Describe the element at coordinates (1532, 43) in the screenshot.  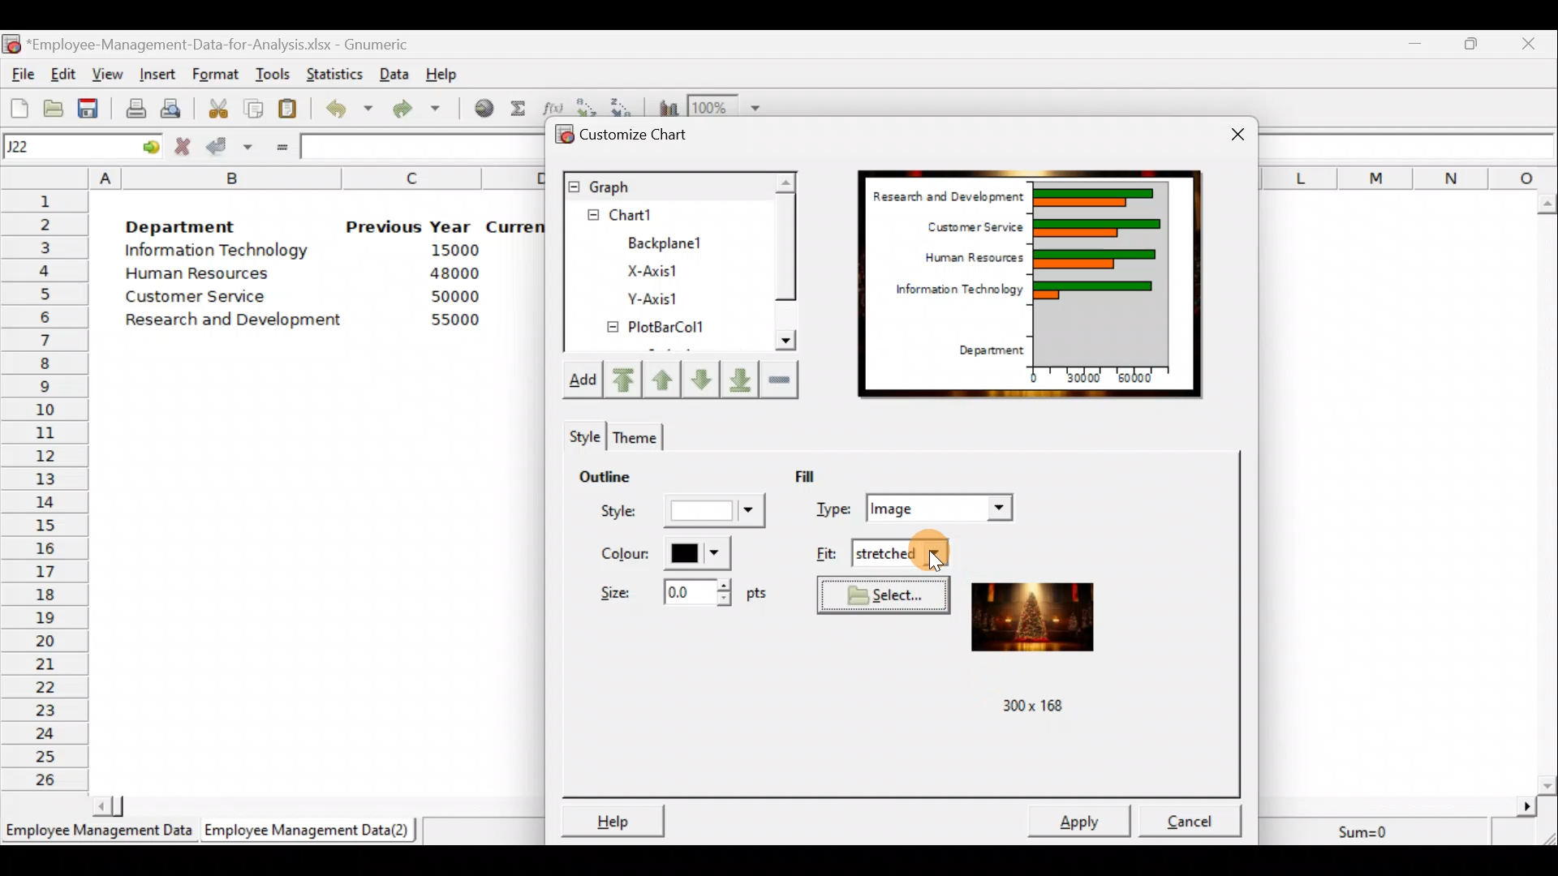
I see `Close` at that location.